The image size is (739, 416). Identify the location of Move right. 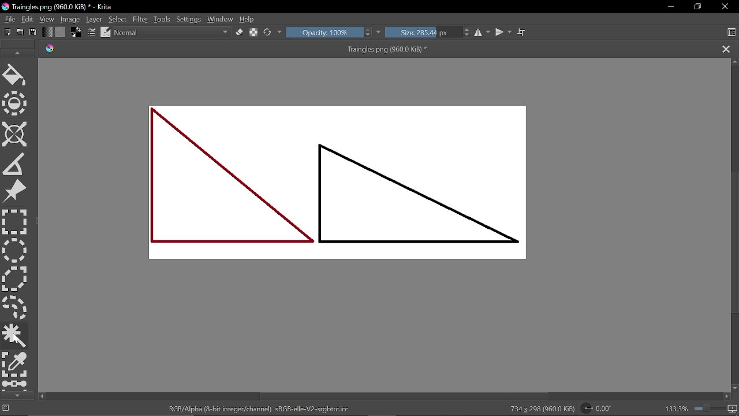
(726, 396).